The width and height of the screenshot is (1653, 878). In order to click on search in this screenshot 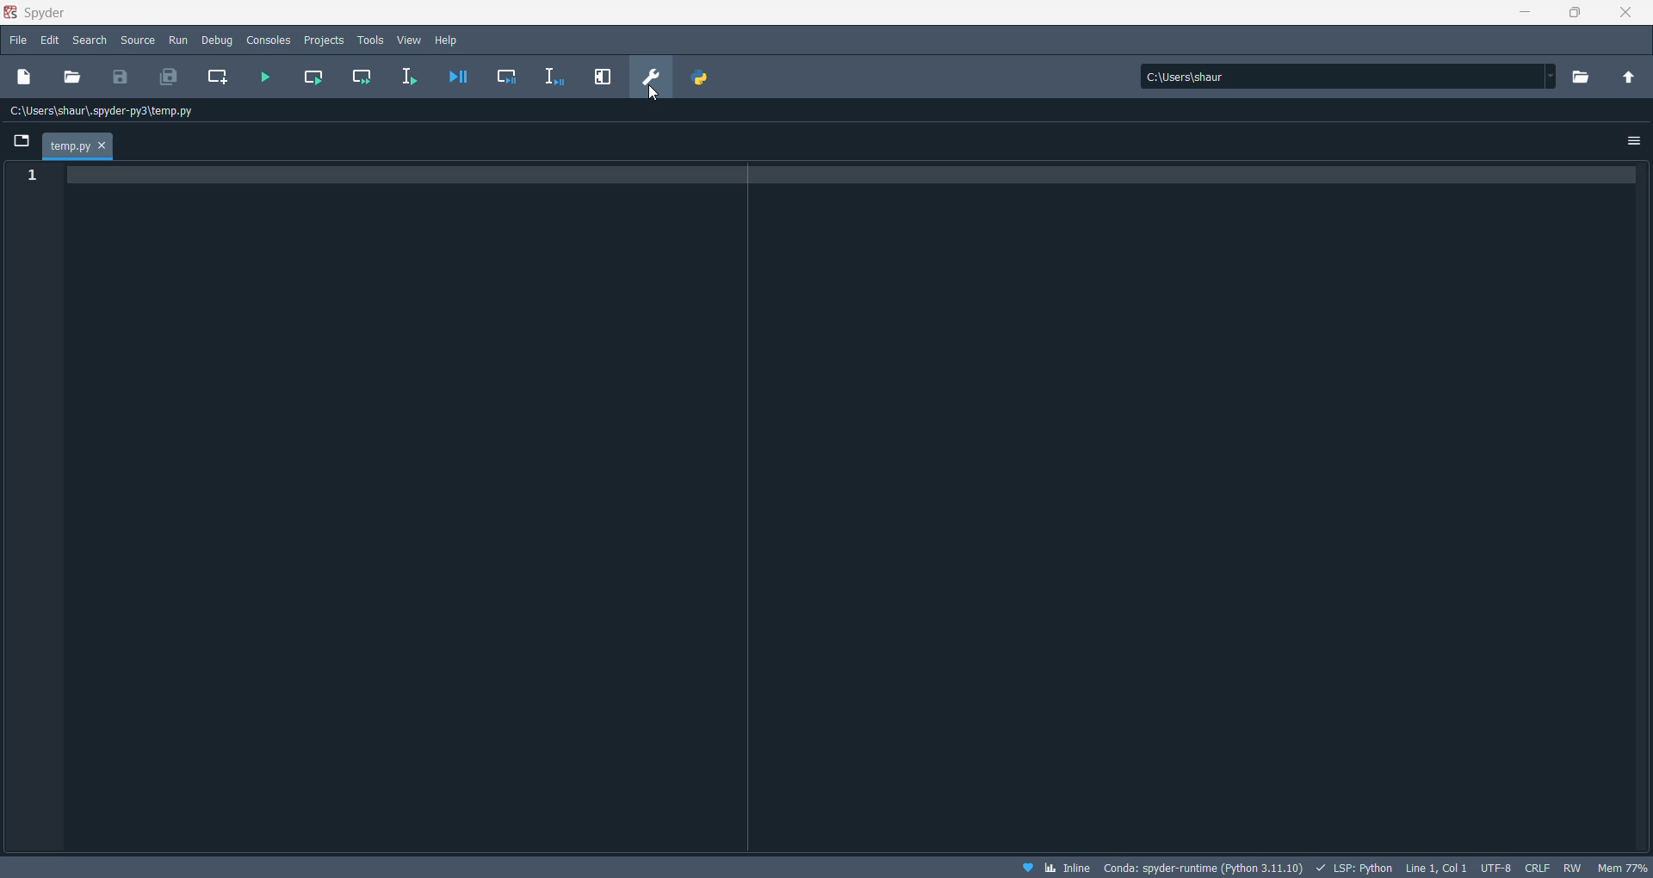, I will do `click(90, 42)`.